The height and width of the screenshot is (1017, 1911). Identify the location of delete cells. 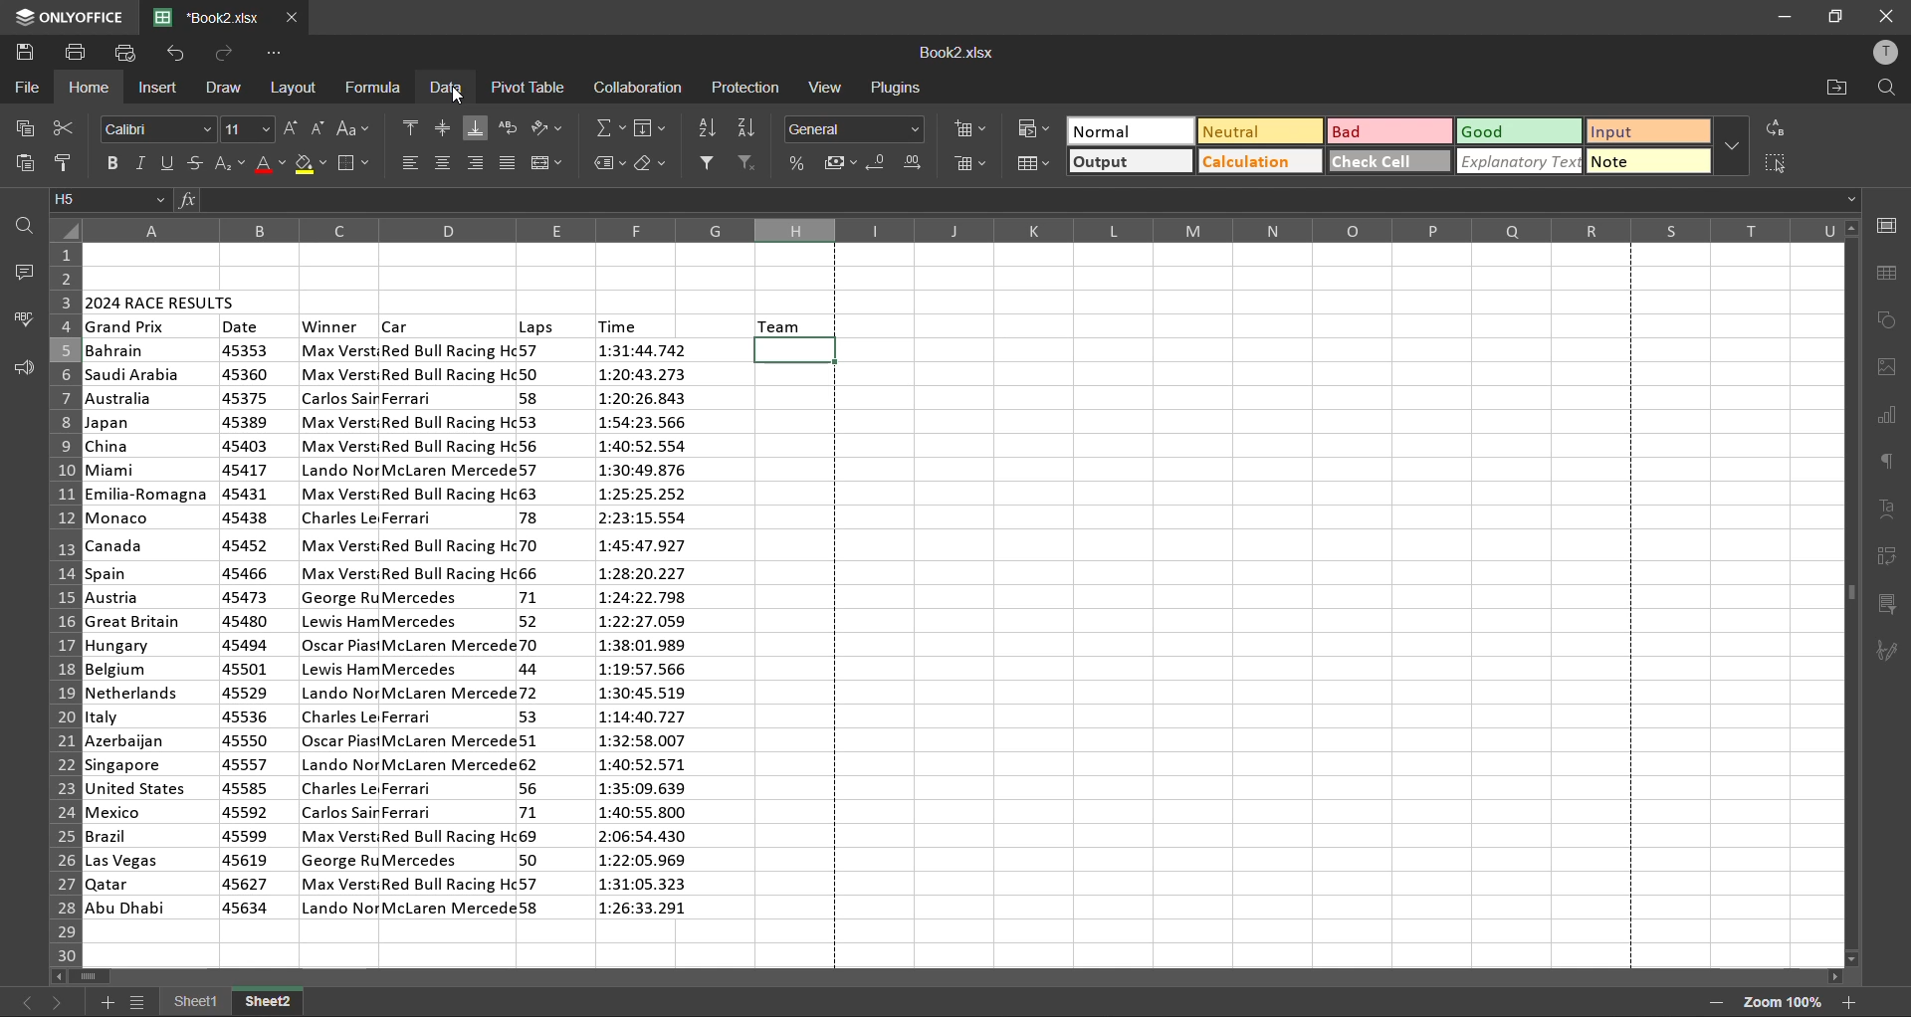
(971, 167).